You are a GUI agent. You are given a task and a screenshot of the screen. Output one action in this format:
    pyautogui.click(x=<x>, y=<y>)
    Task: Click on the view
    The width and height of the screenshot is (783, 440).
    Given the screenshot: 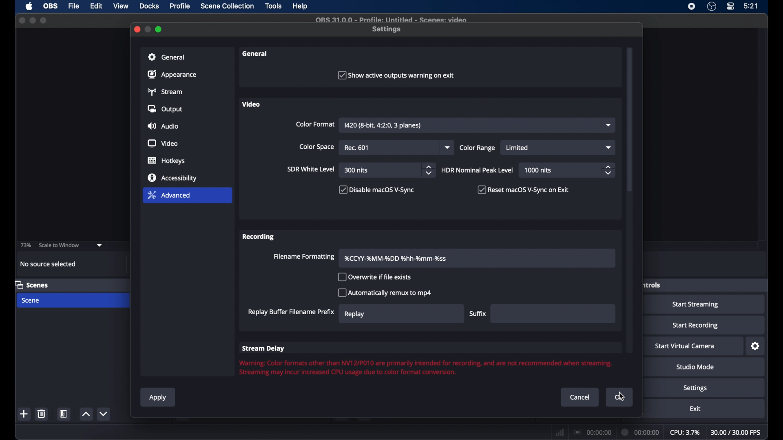 What is the action you would take?
    pyautogui.click(x=121, y=6)
    